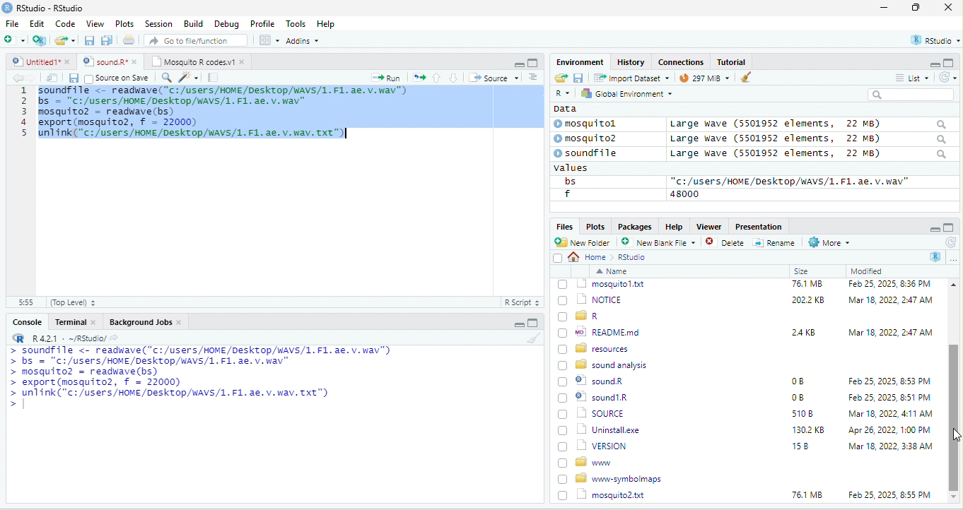  Describe the element at coordinates (633, 257) in the screenshot. I see `Rstudio` at that location.